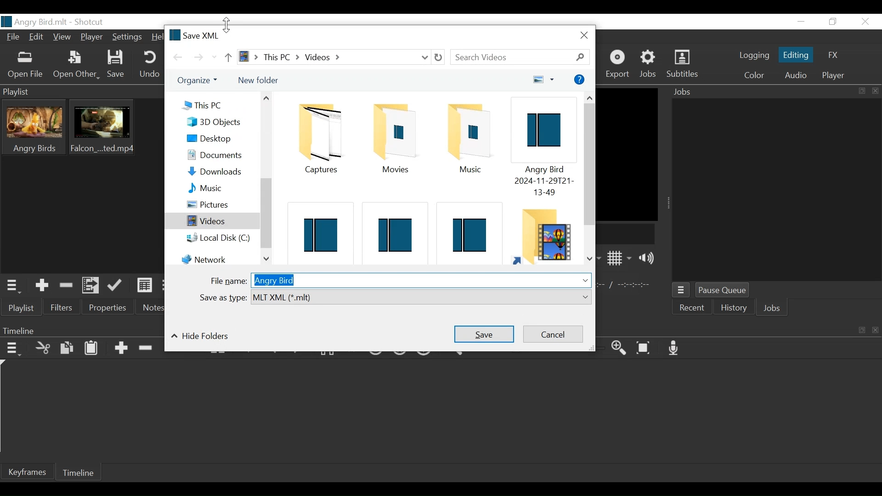  Describe the element at coordinates (128, 36) in the screenshot. I see `Settings` at that location.